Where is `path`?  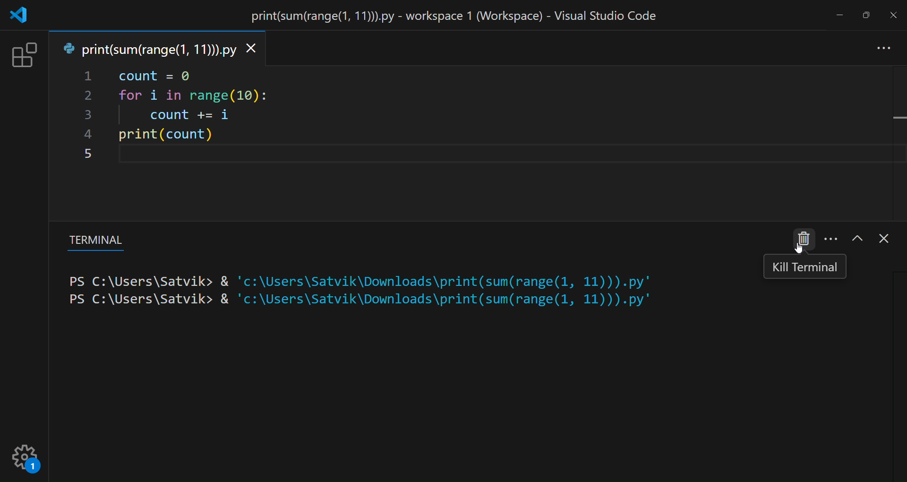 path is located at coordinates (366, 293).